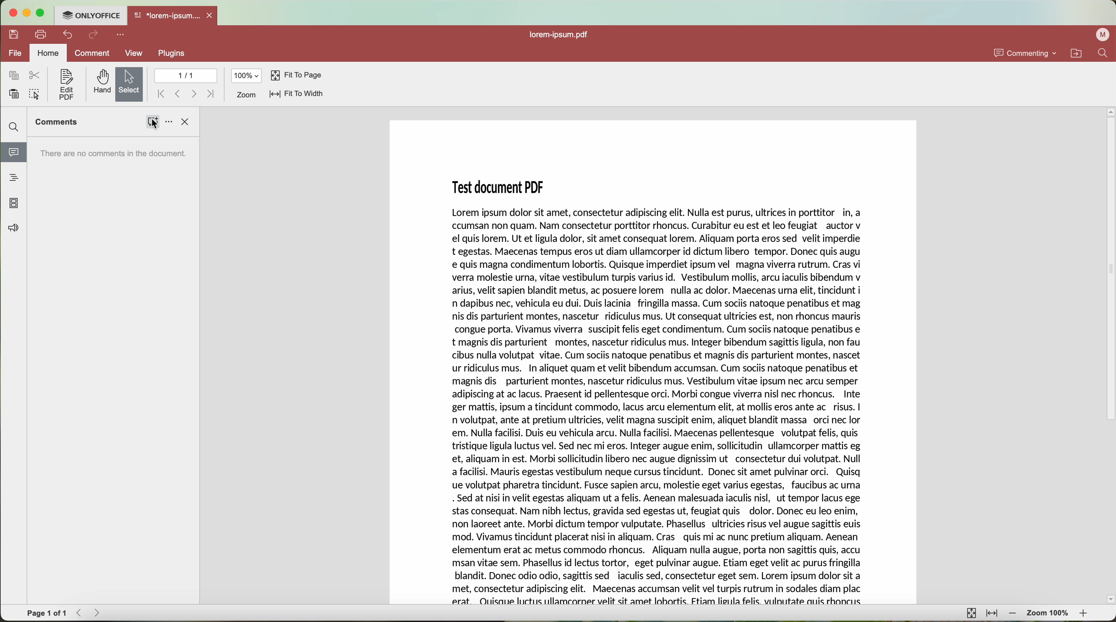 The height and width of the screenshot is (622, 1116). I want to click on find, so click(15, 127).